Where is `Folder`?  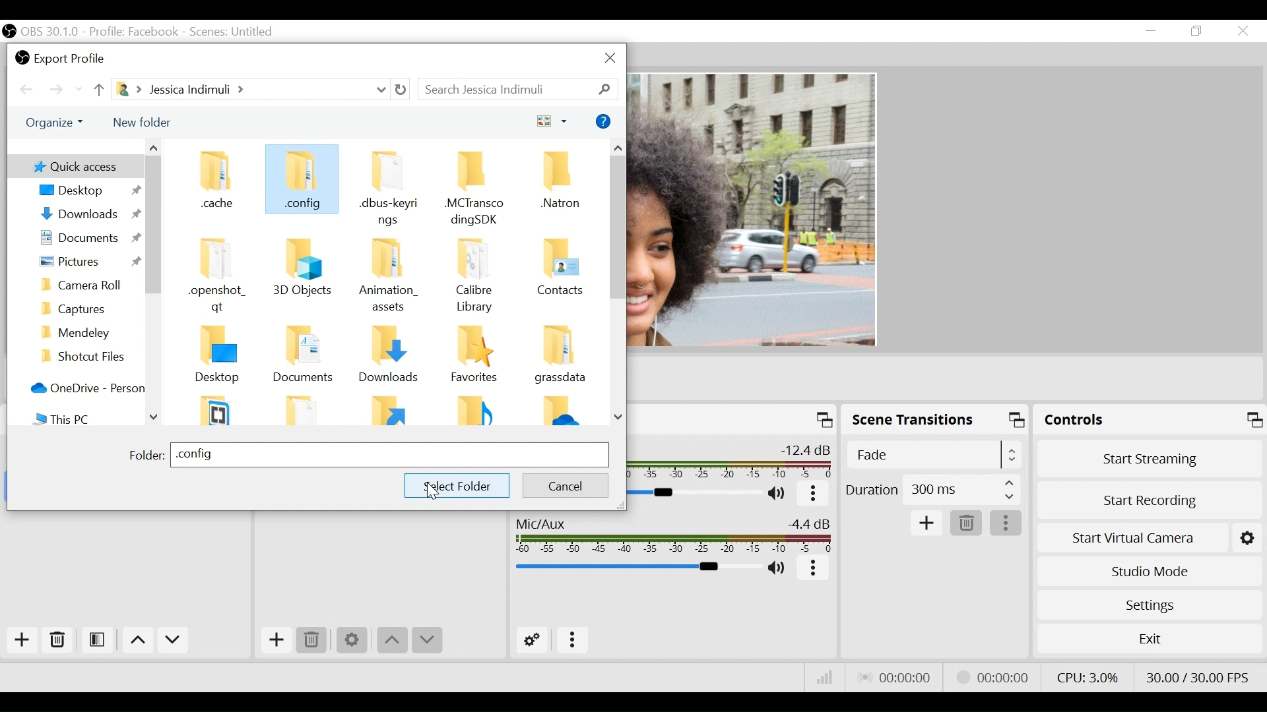 Folder is located at coordinates (474, 186).